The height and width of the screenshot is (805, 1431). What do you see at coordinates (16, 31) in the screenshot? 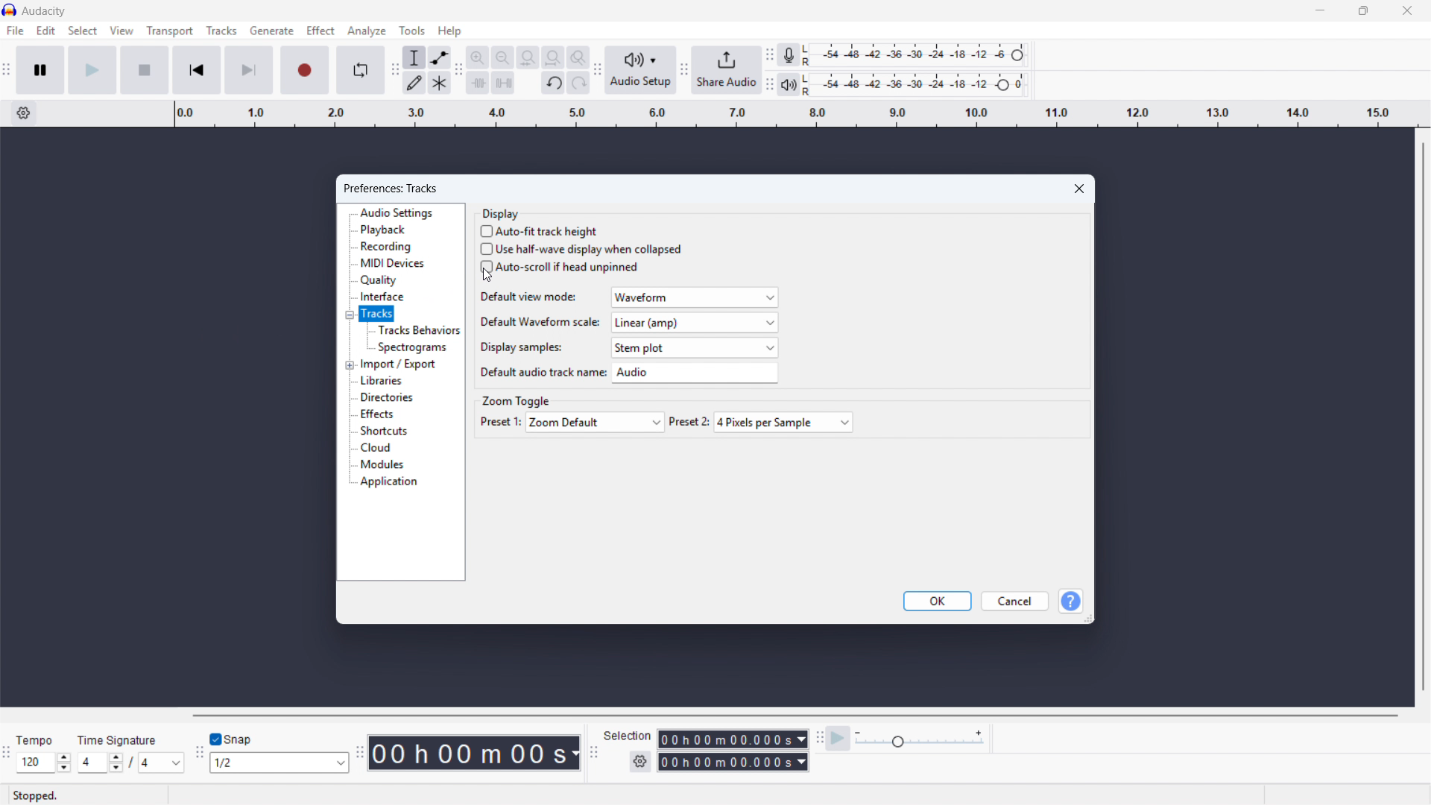
I see `file` at bounding box center [16, 31].